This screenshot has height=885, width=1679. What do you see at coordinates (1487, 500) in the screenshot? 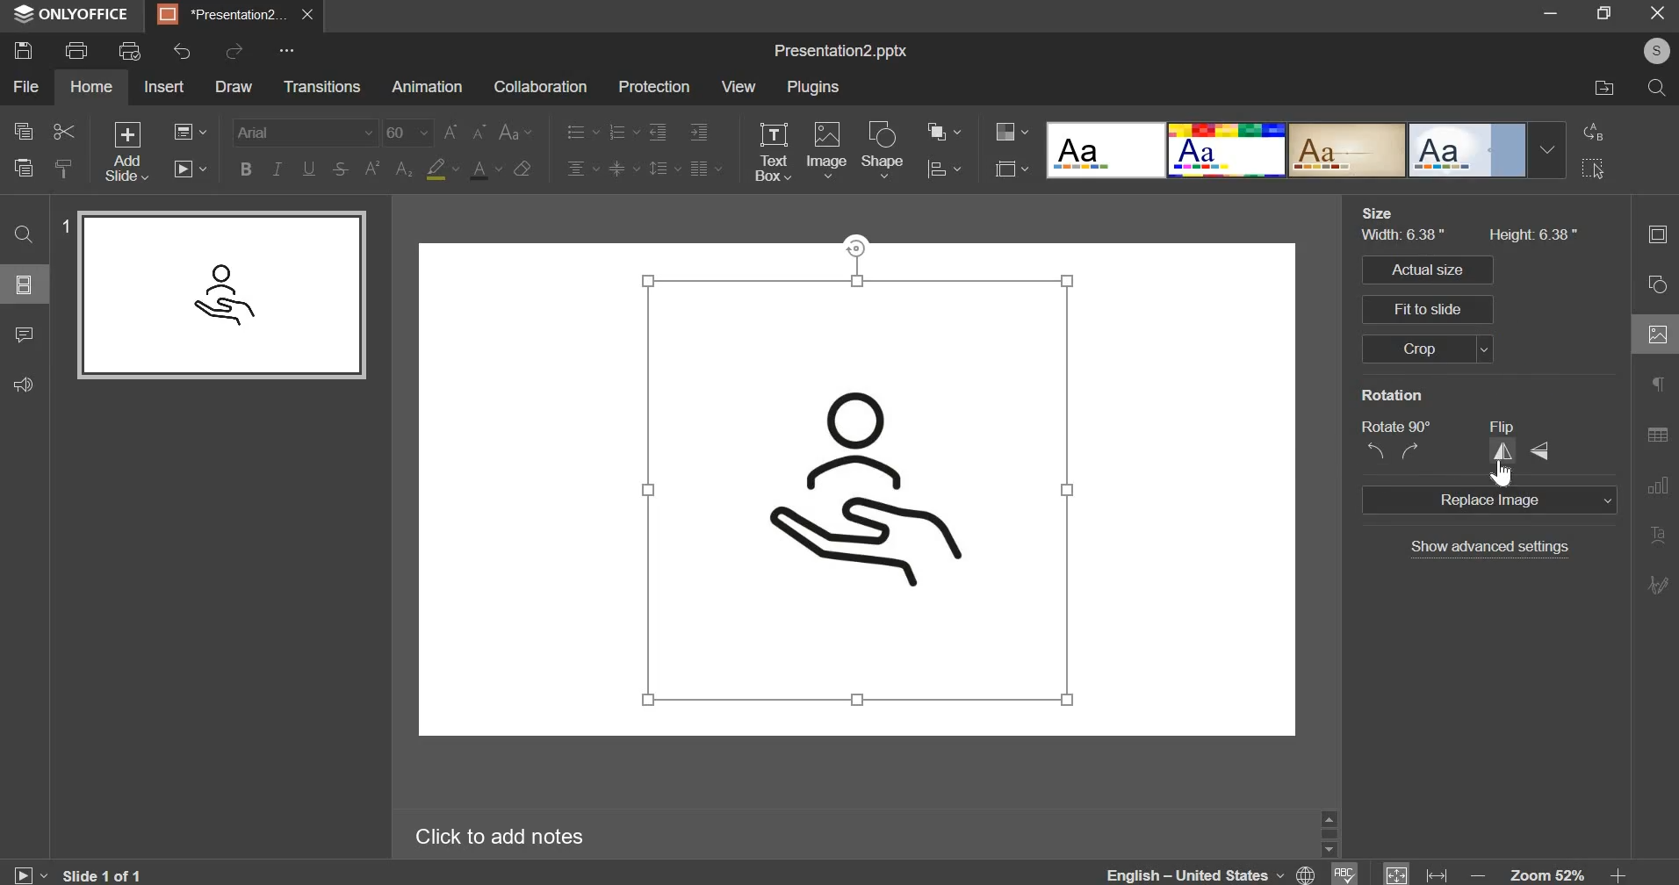
I see `replace` at bounding box center [1487, 500].